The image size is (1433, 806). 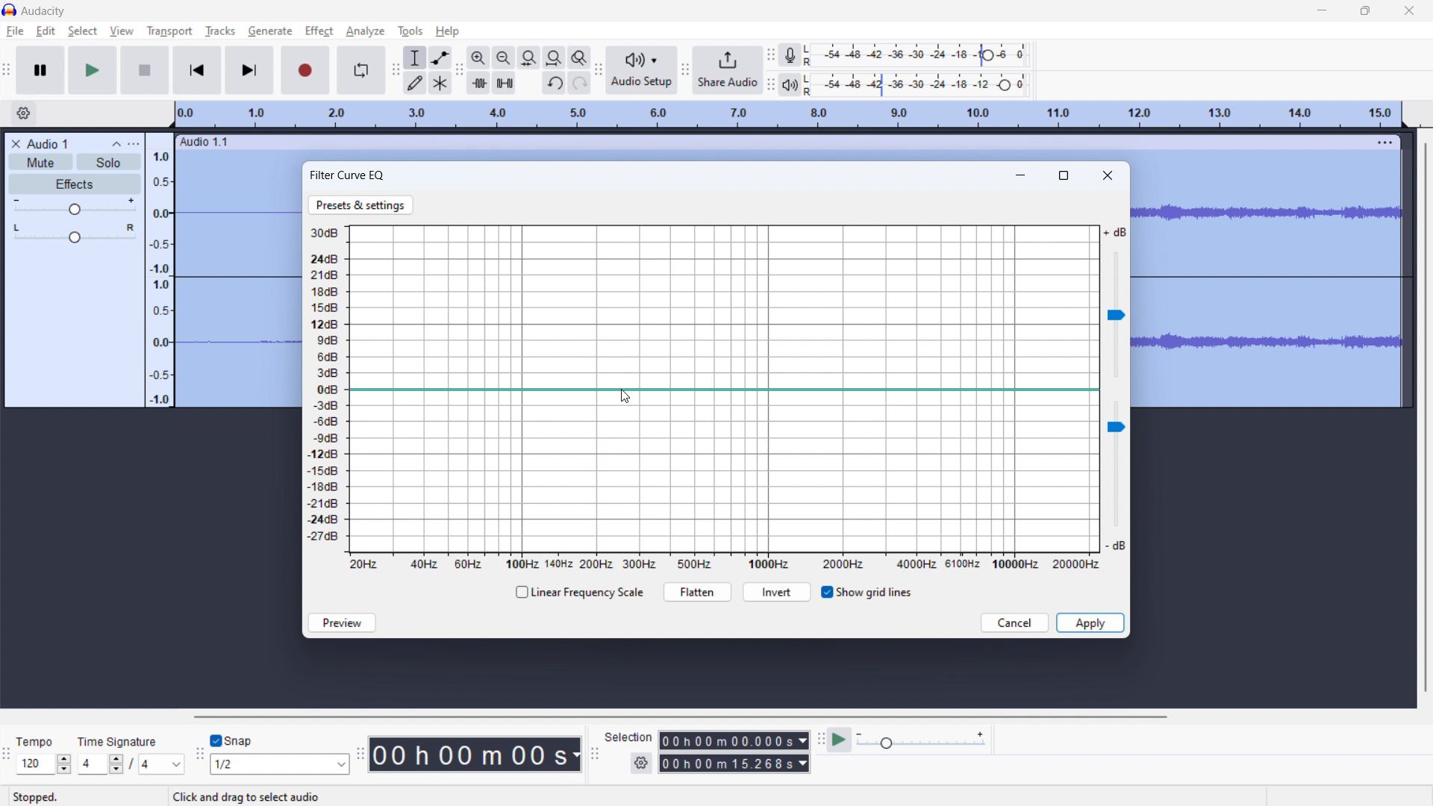 I want to click on 00h00m15.268s(end time), so click(x=734, y=763).